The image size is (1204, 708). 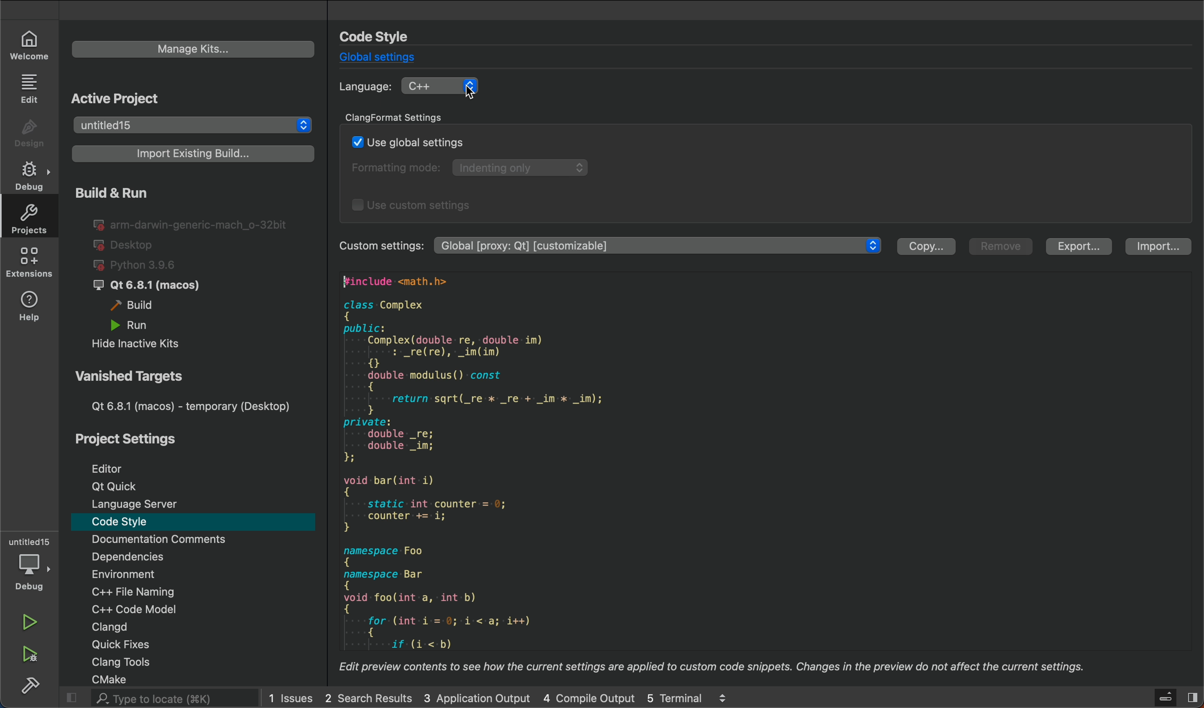 What do you see at coordinates (129, 524) in the screenshot?
I see `code style` at bounding box center [129, 524].